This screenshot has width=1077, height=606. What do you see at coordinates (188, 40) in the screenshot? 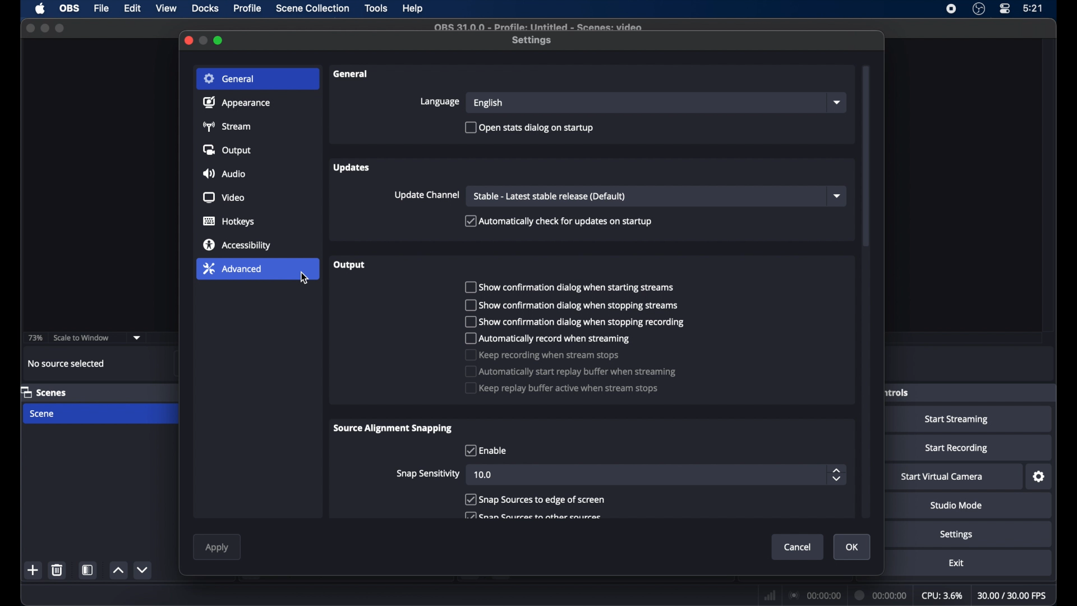
I see `close` at bounding box center [188, 40].